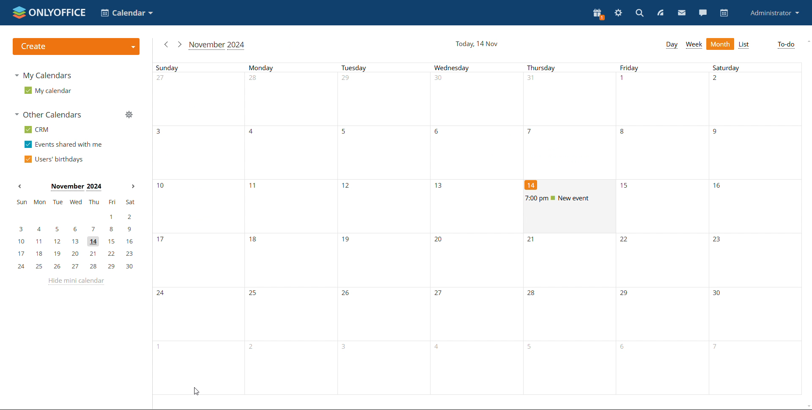 The width and height of the screenshot is (812, 410). Describe the element at coordinates (153, 347) in the screenshot. I see `number` at that location.